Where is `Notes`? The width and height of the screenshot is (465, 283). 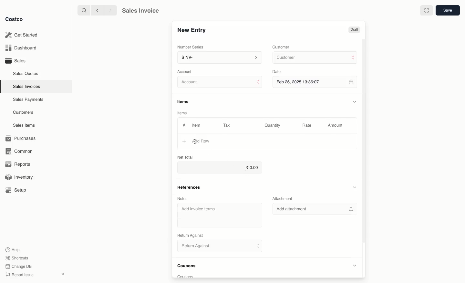 Notes is located at coordinates (182, 199).